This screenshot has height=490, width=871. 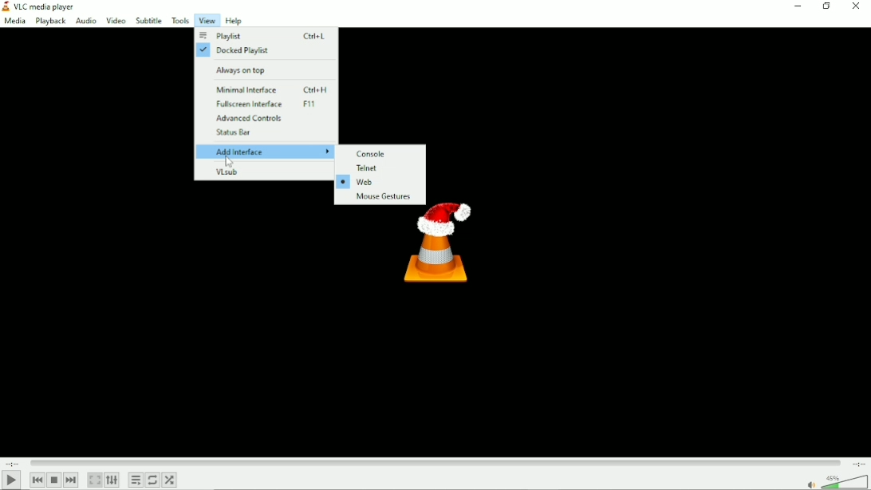 What do you see at coordinates (236, 51) in the screenshot?
I see `Docked playlist` at bounding box center [236, 51].